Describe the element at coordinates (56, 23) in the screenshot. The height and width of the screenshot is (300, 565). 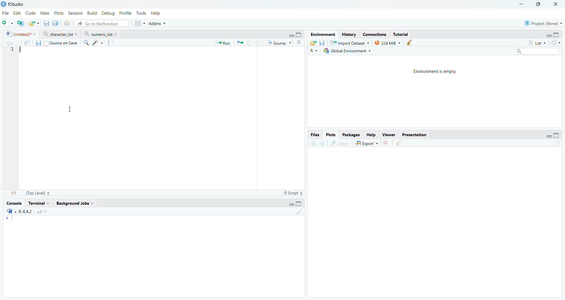
I see `Save all open files` at that location.